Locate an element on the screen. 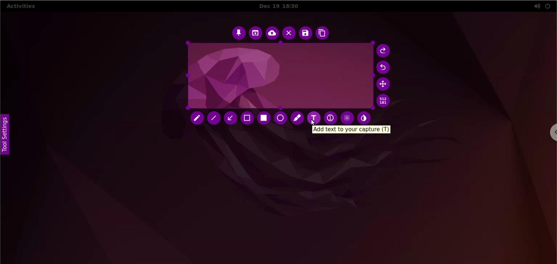 This screenshot has height=264, width=557. add text is located at coordinates (315, 118).